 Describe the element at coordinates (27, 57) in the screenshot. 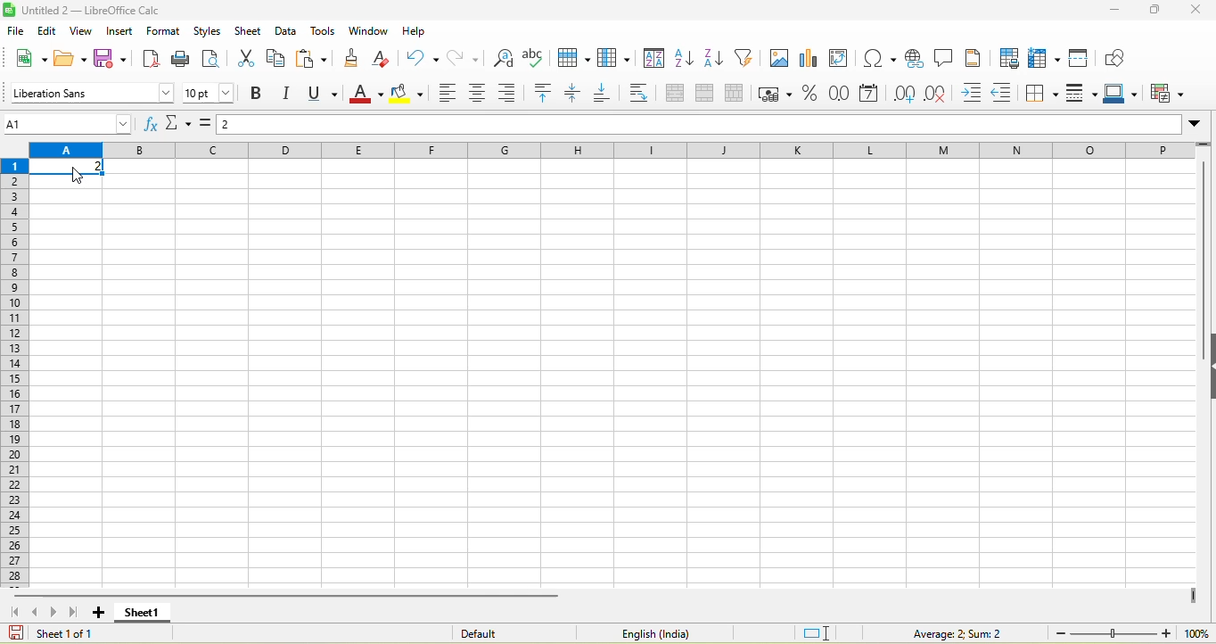

I see `new` at that location.